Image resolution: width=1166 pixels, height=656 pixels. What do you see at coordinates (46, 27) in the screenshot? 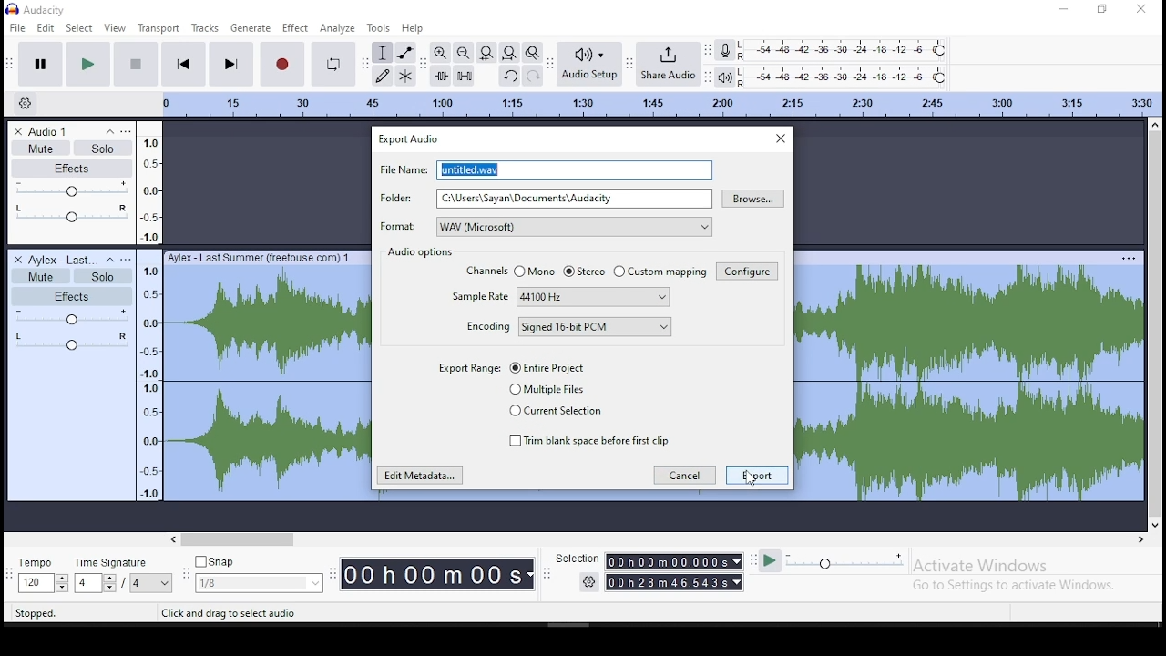
I see `edit` at bounding box center [46, 27].